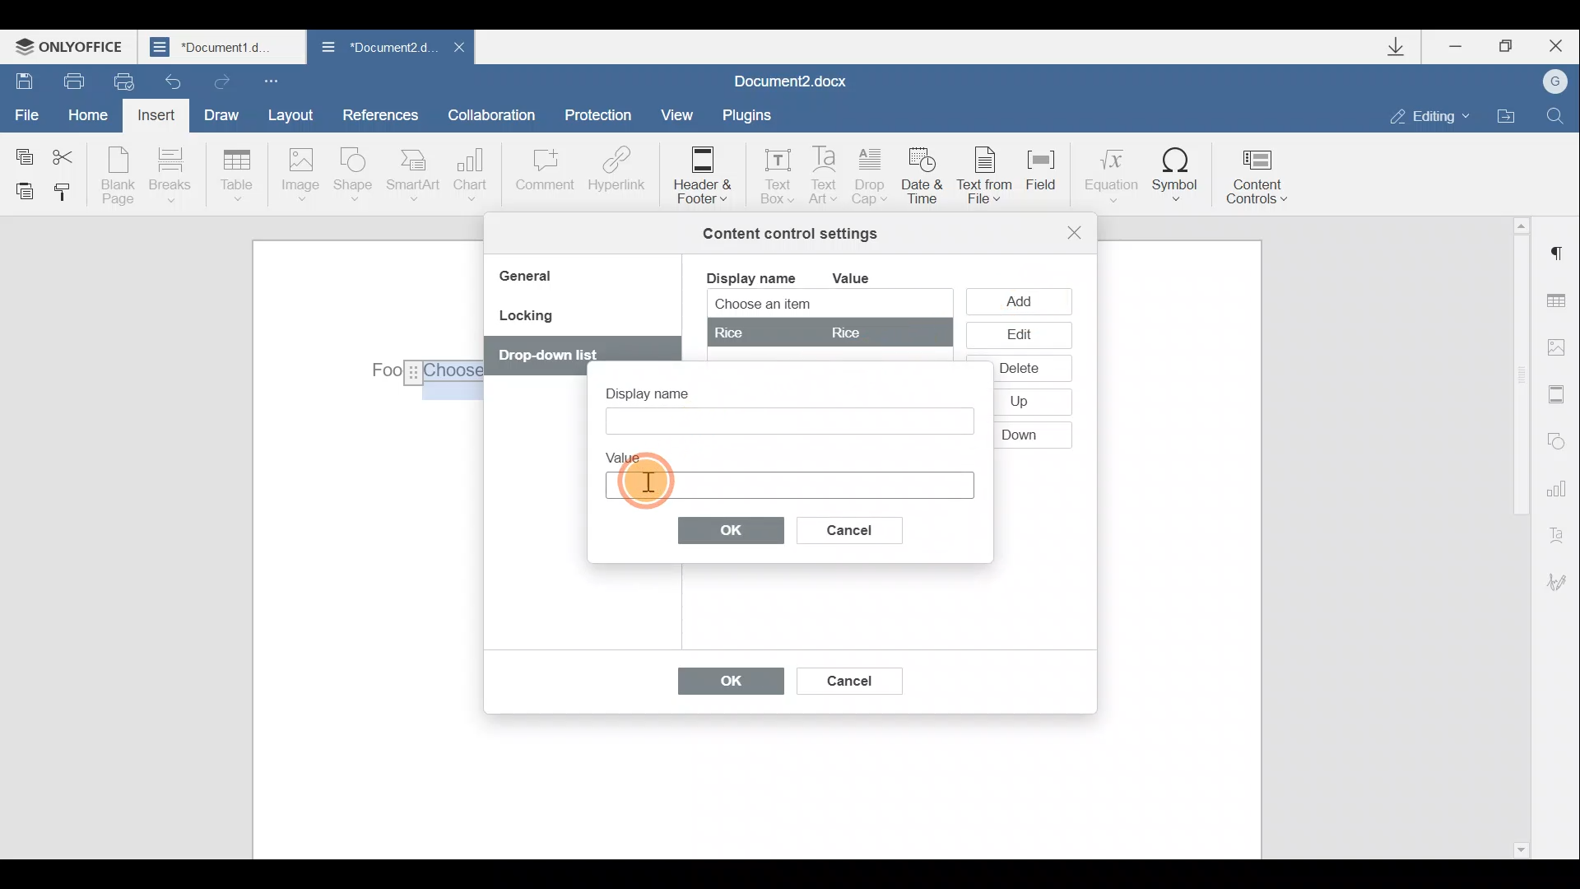 Image resolution: width=1580 pixels, height=889 pixels. Describe the element at coordinates (1463, 49) in the screenshot. I see `Minimize` at that location.